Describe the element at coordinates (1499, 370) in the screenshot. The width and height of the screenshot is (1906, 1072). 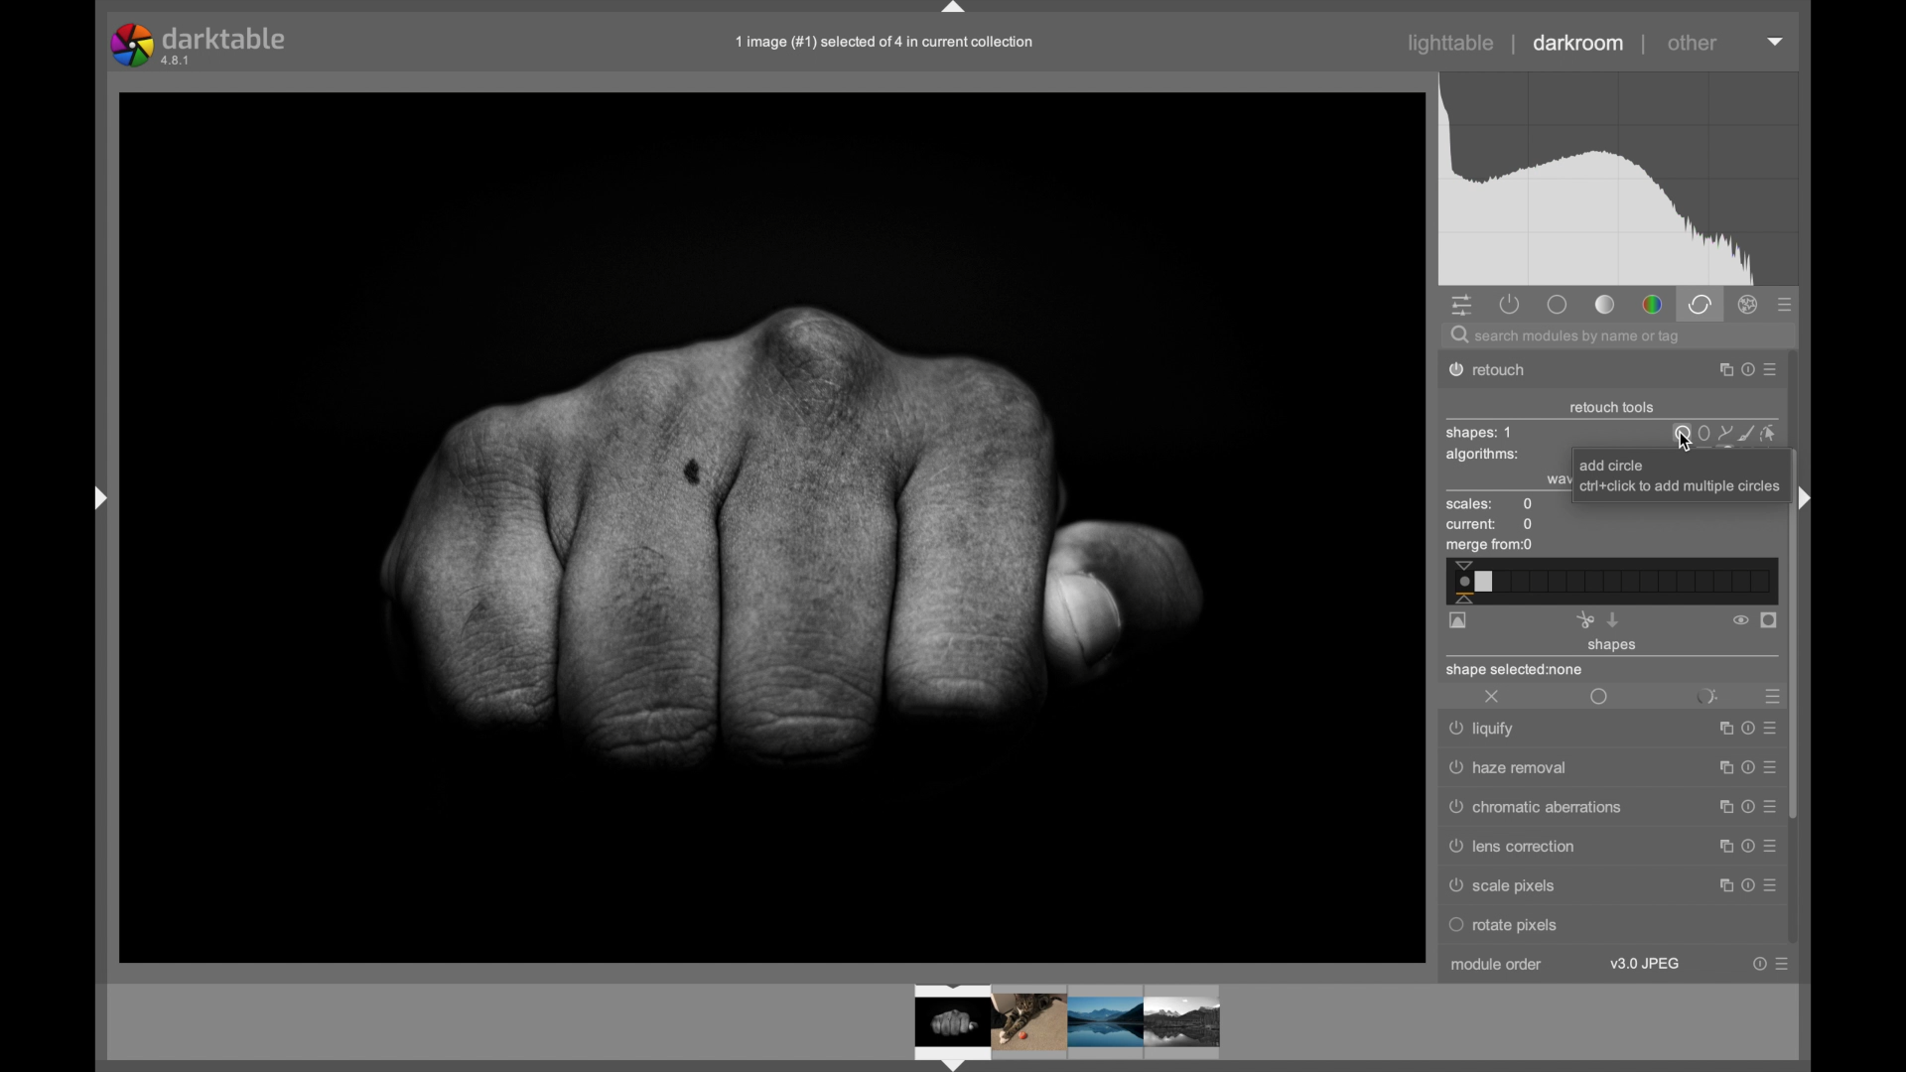
I see `retouch` at that location.